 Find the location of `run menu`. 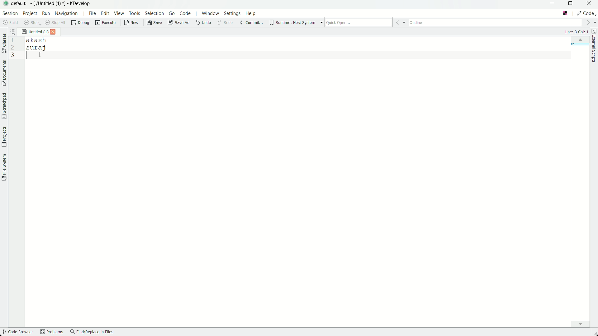

run menu is located at coordinates (46, 13).